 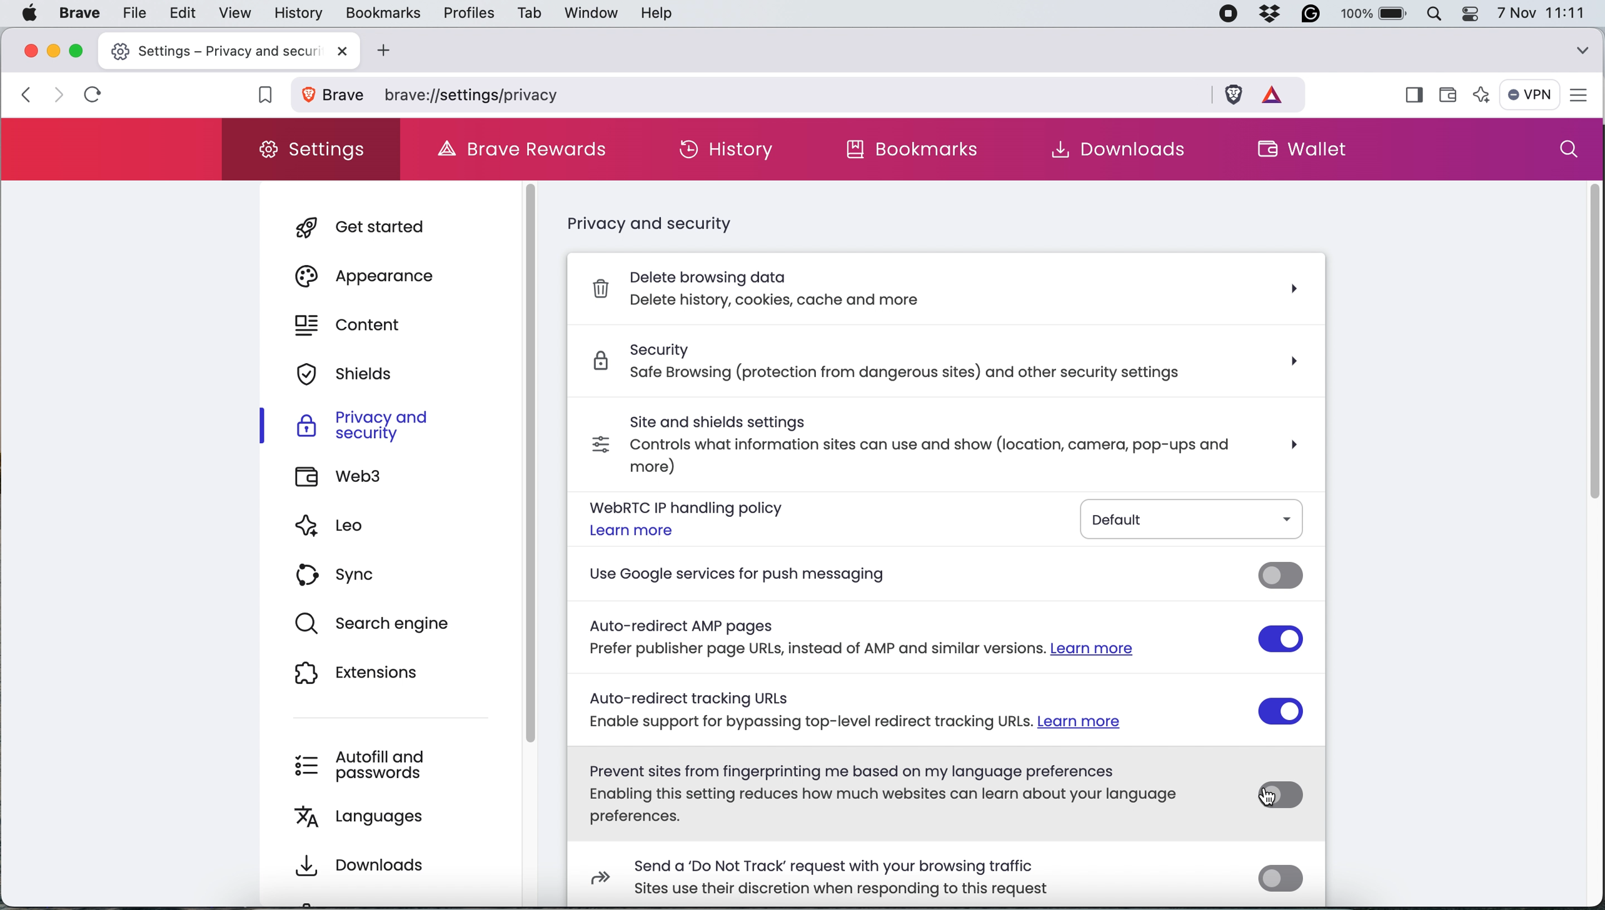 What do you see at coordinates (29, 12) in the screenshot?
I see `system logo` at bounding box center [29, 12].